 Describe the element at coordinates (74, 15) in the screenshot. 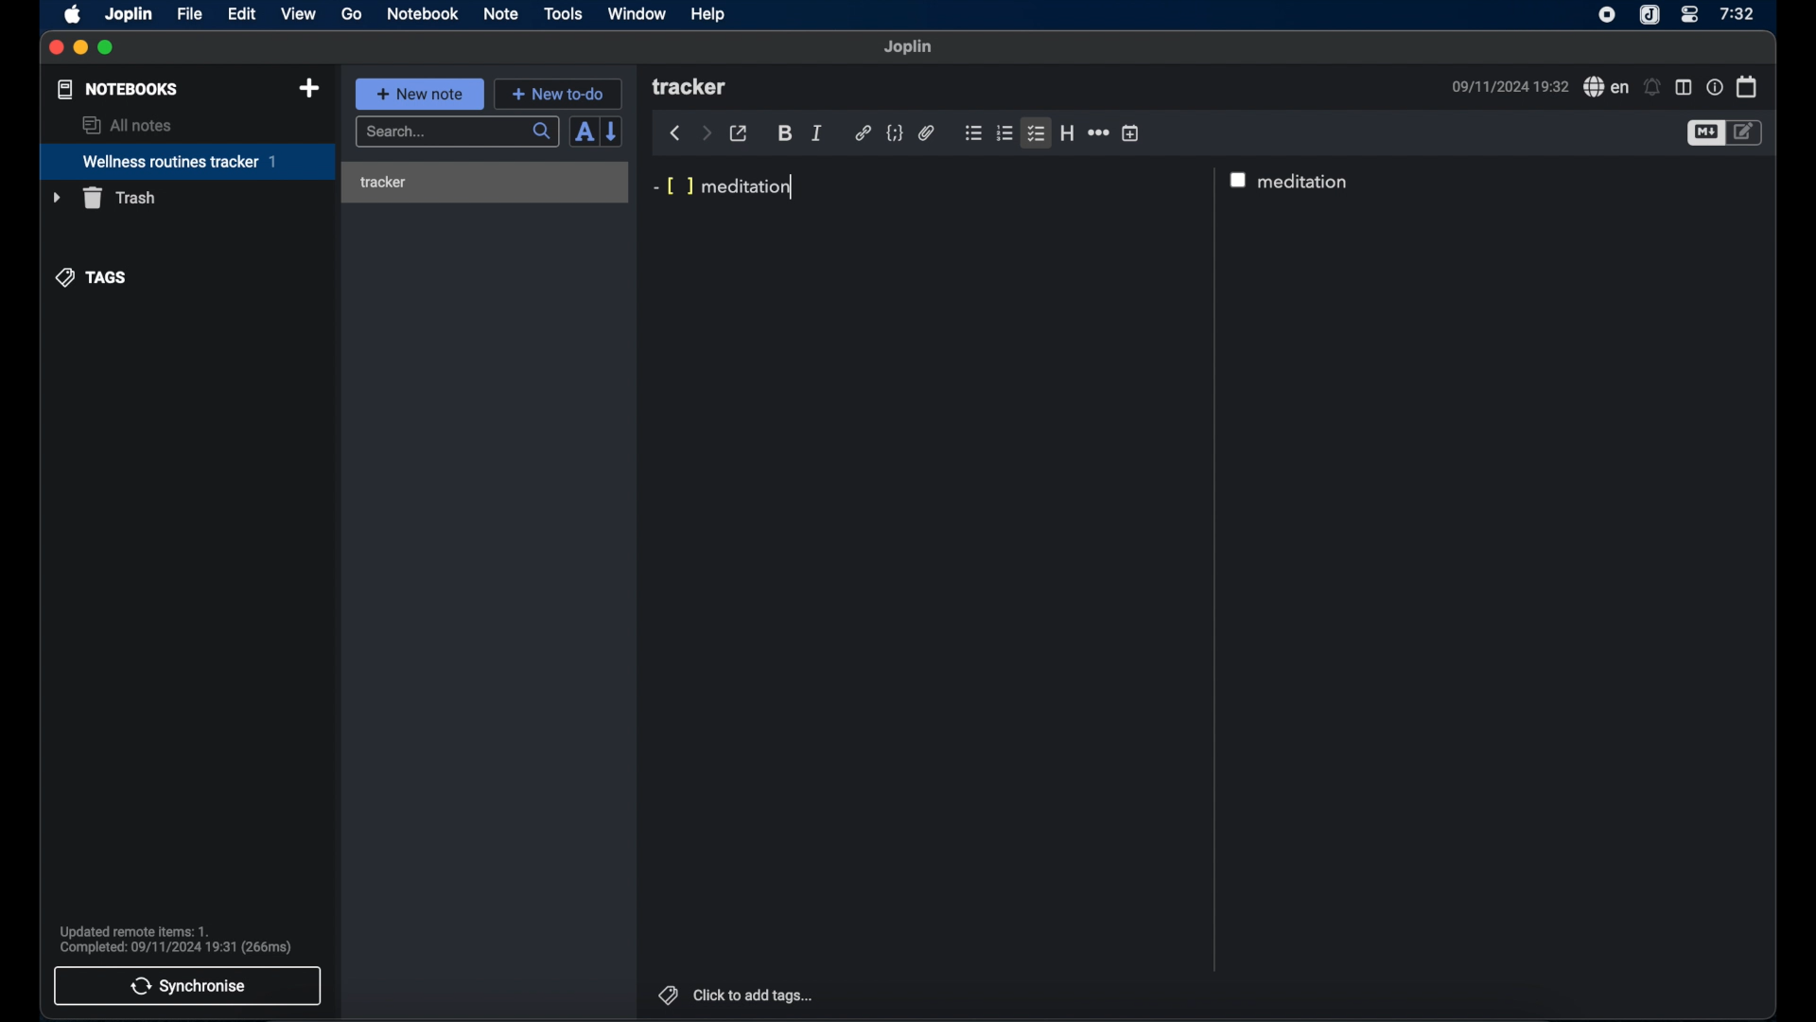

I see `apple icon` at that location.